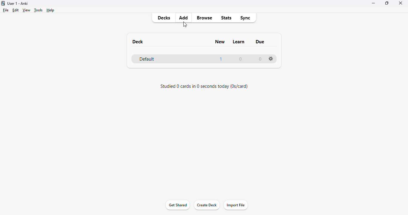 The width and height of the screenshot is (408, 215). I want to click on import file, so click(235, 205).